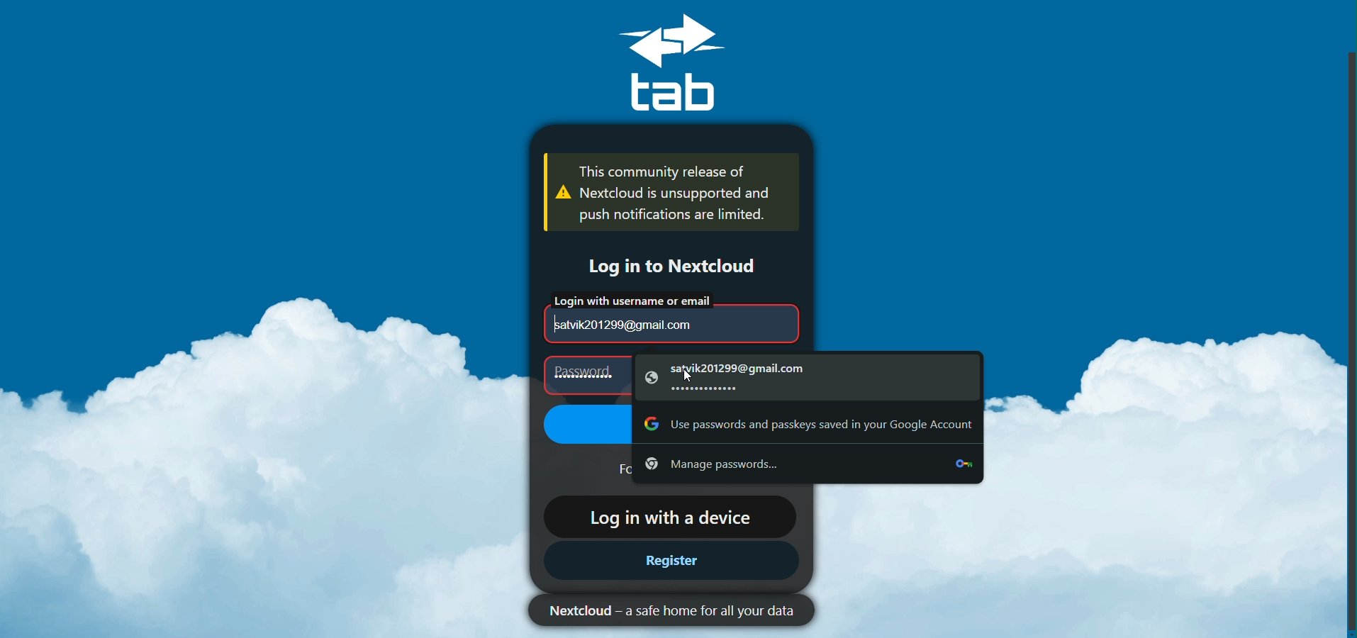  What do you see at coordinates (663, 316) in the screenshot?
I see `Login with username or email (satvik201299@gmail.com)` at bounding box center [663, 316].